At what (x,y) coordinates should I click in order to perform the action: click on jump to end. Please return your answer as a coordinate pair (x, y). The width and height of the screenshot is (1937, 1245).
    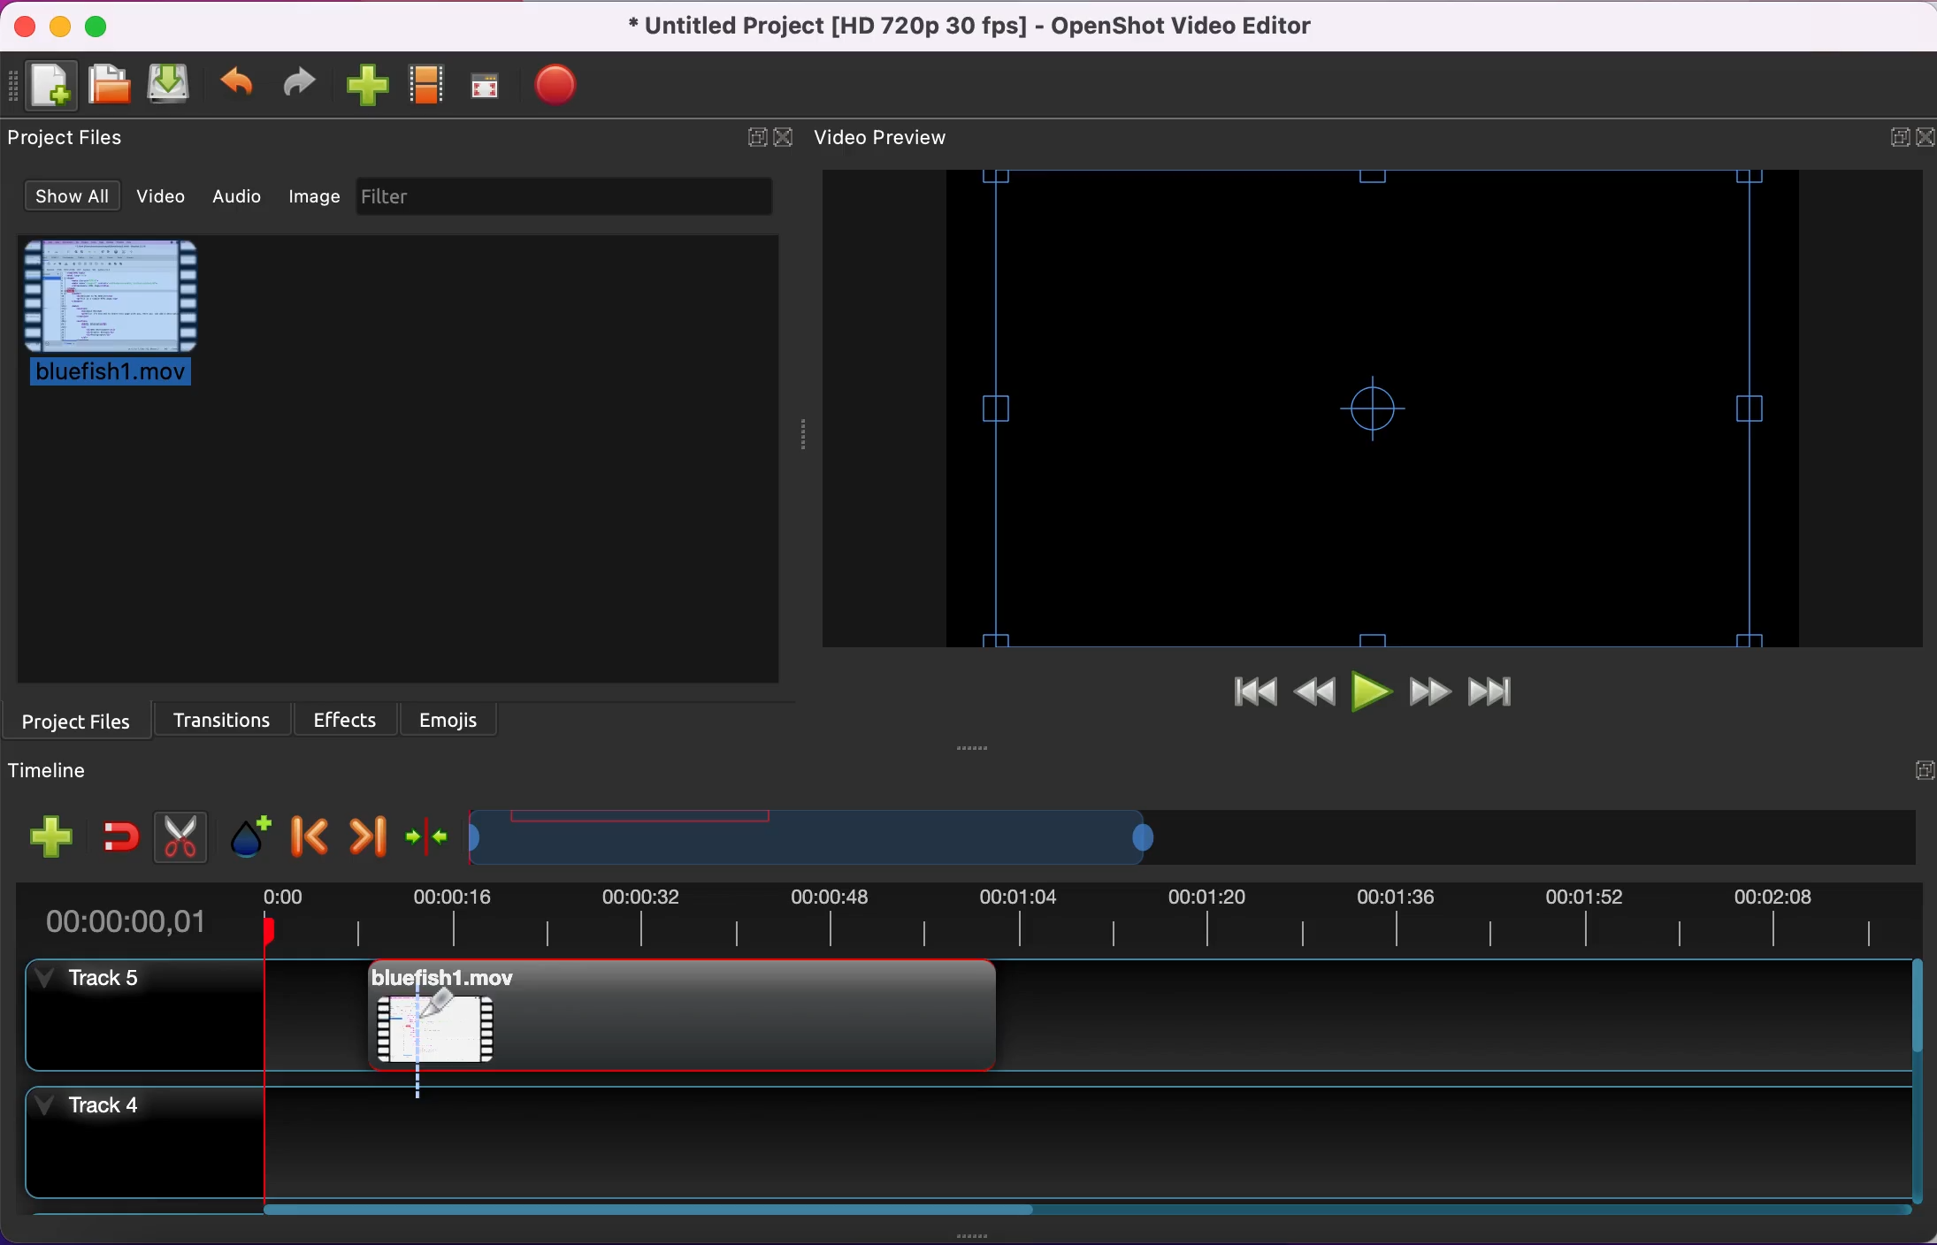
    Looking at the image, I should click on (1504, 693).